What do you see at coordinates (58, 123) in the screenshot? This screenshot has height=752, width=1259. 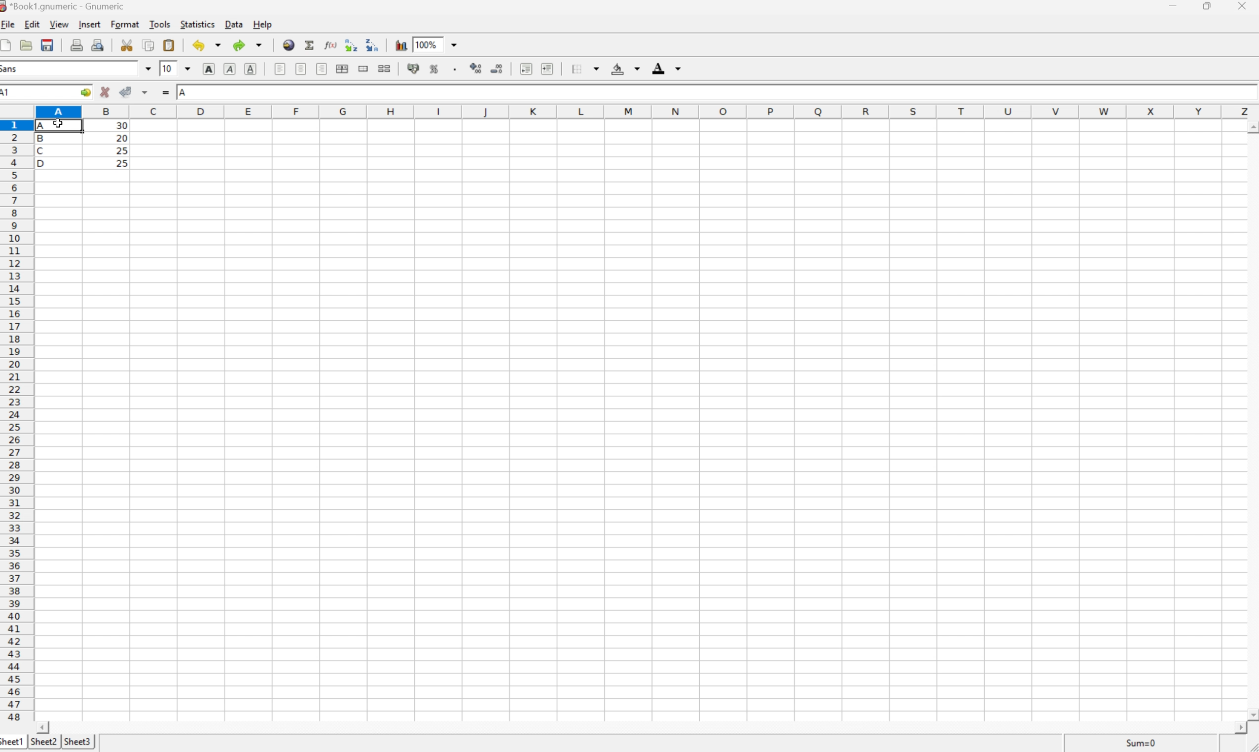 I see `Cursor` at bounding box center [58, 123].